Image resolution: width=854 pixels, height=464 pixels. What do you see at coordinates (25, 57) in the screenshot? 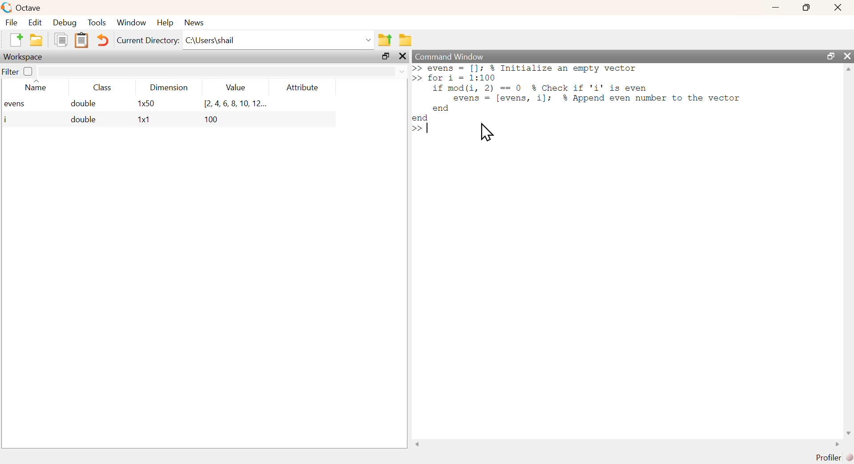
I see `workspace` at bounding box center [25, 57].